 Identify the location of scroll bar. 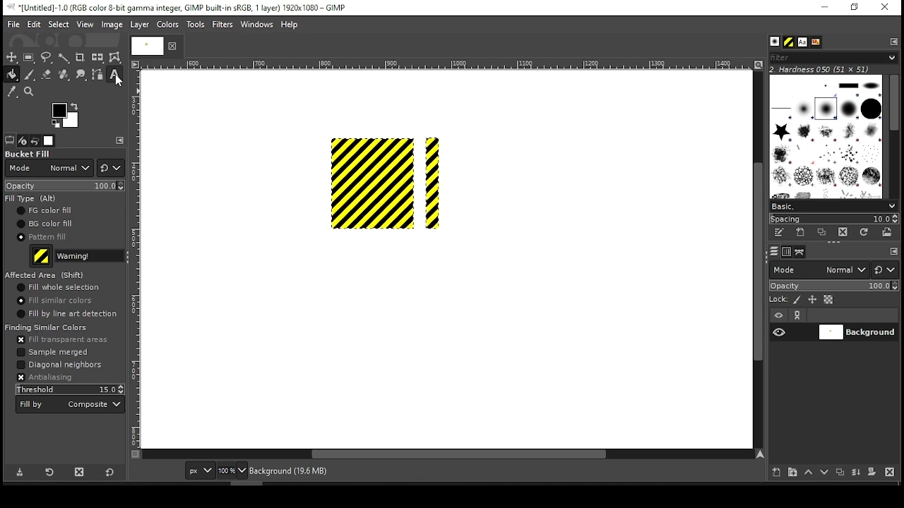
(893, 135).